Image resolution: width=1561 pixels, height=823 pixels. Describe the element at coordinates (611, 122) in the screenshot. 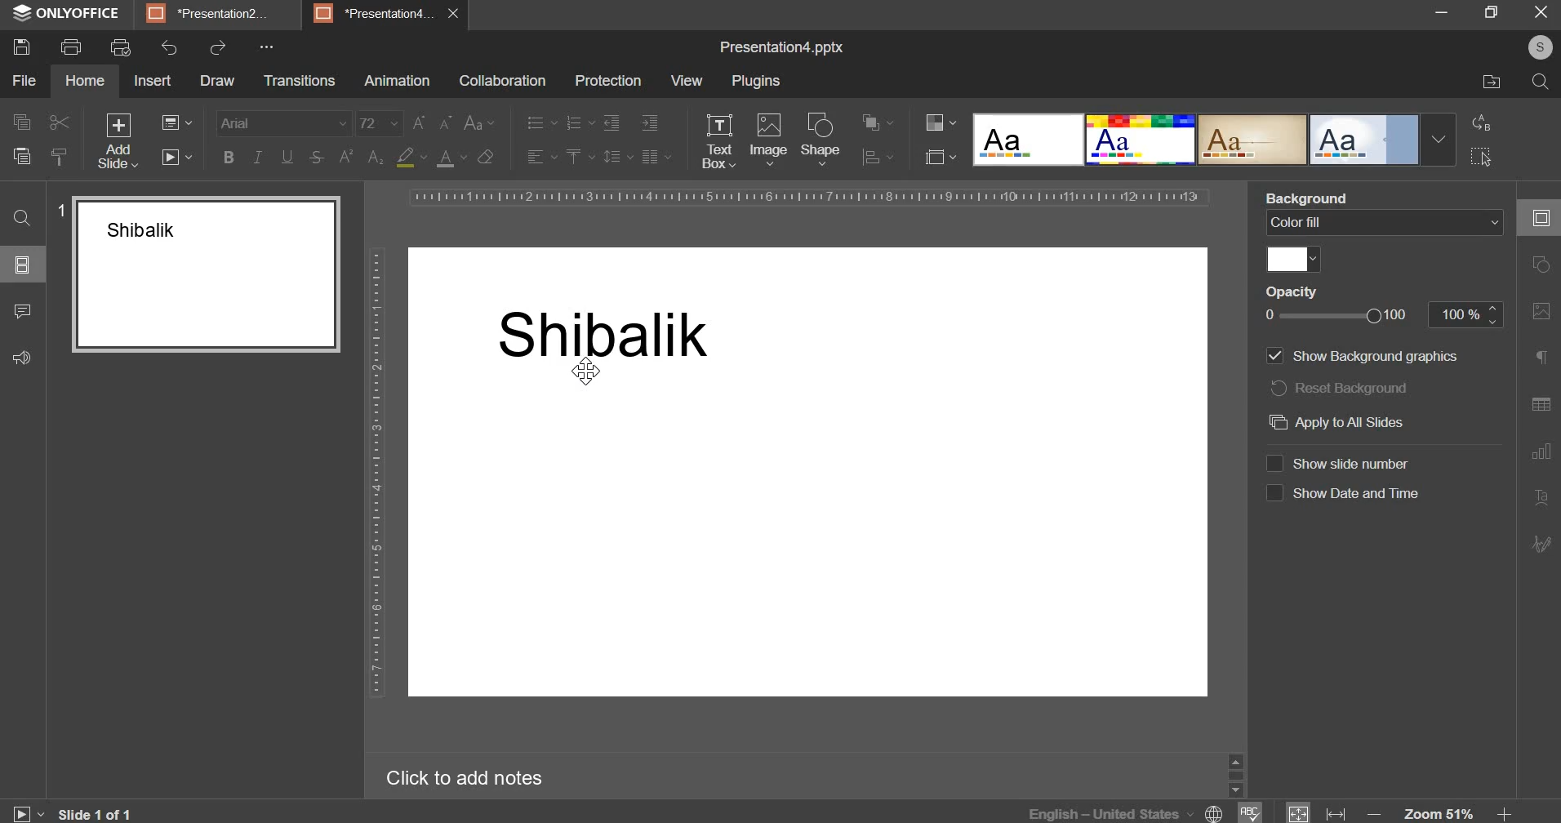

I see `decrease indent` at that location.